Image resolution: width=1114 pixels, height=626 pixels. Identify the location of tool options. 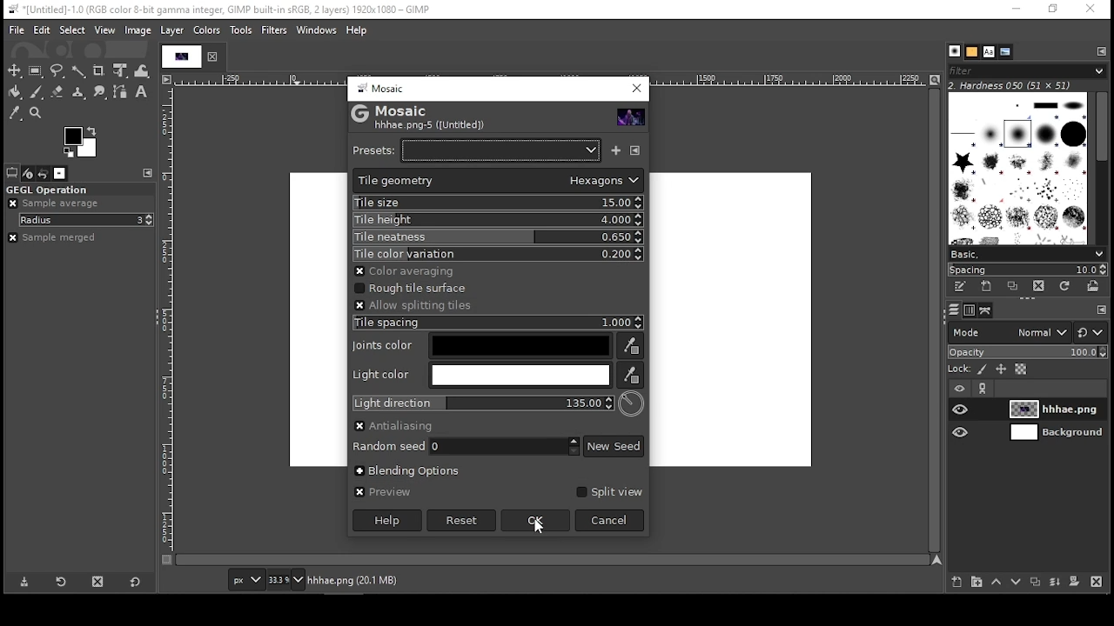
(12, 172).